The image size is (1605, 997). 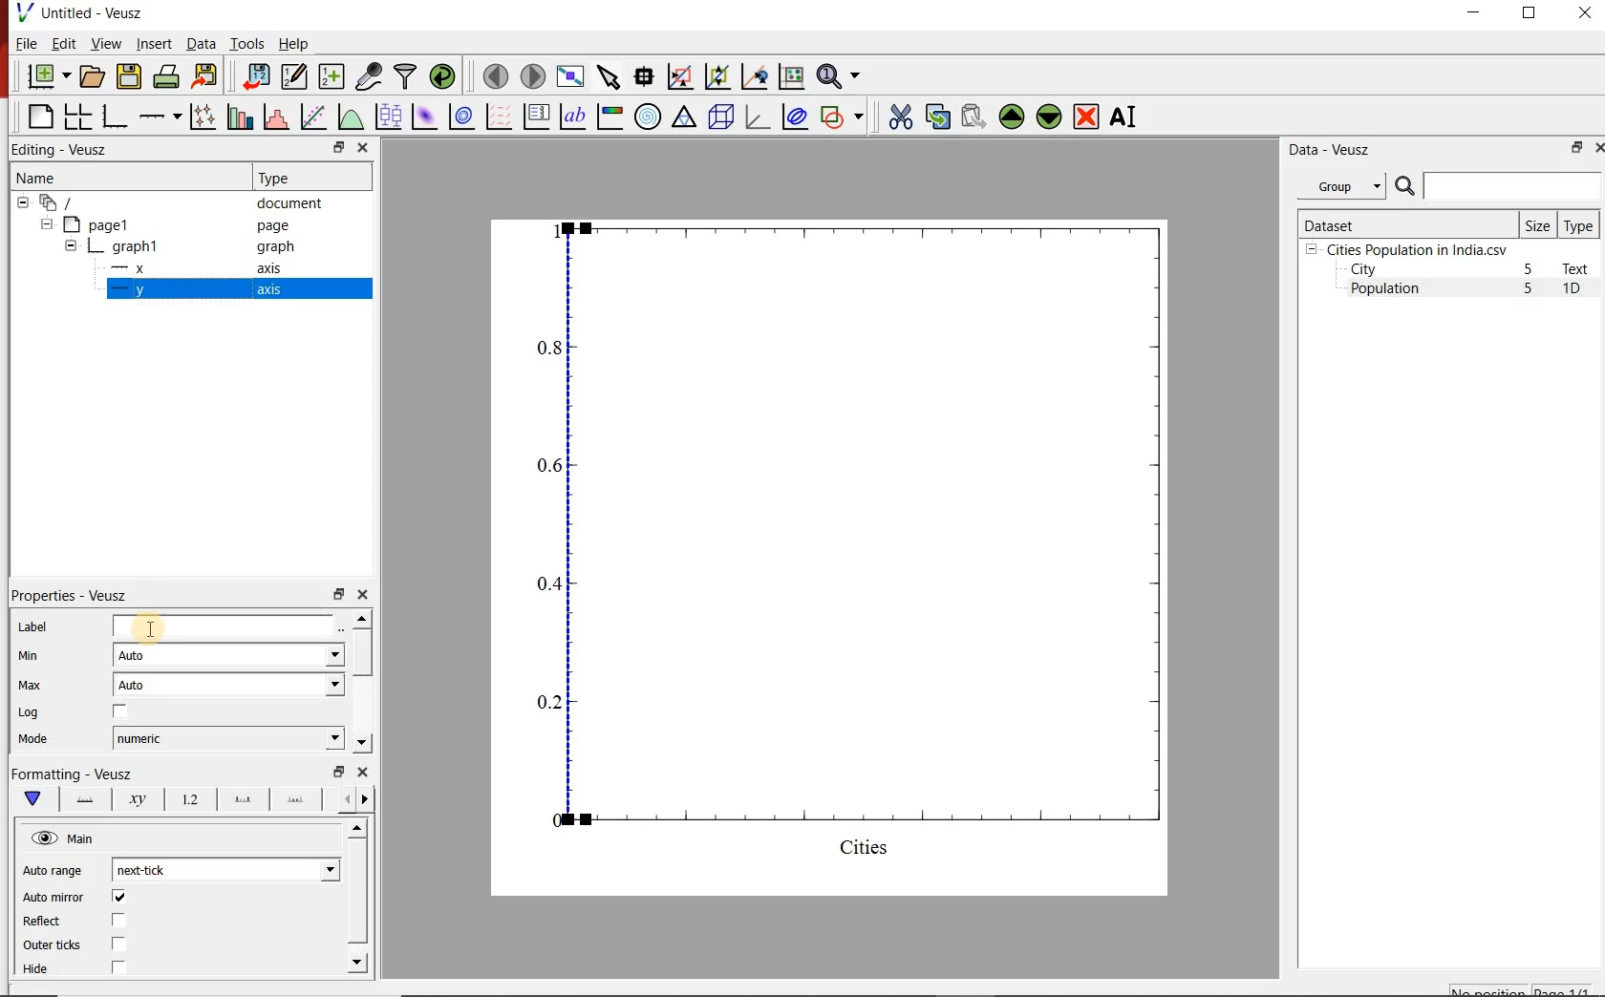 I want to click on Label, so click(x=31, y=626).